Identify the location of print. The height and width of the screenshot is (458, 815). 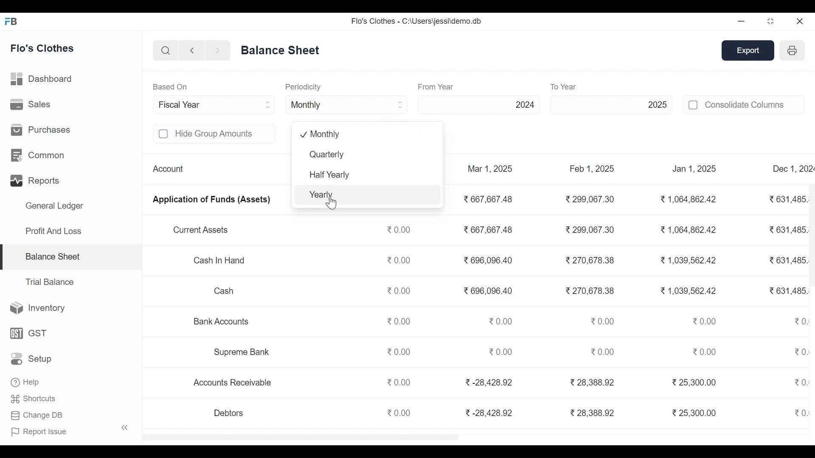
(793, 50).